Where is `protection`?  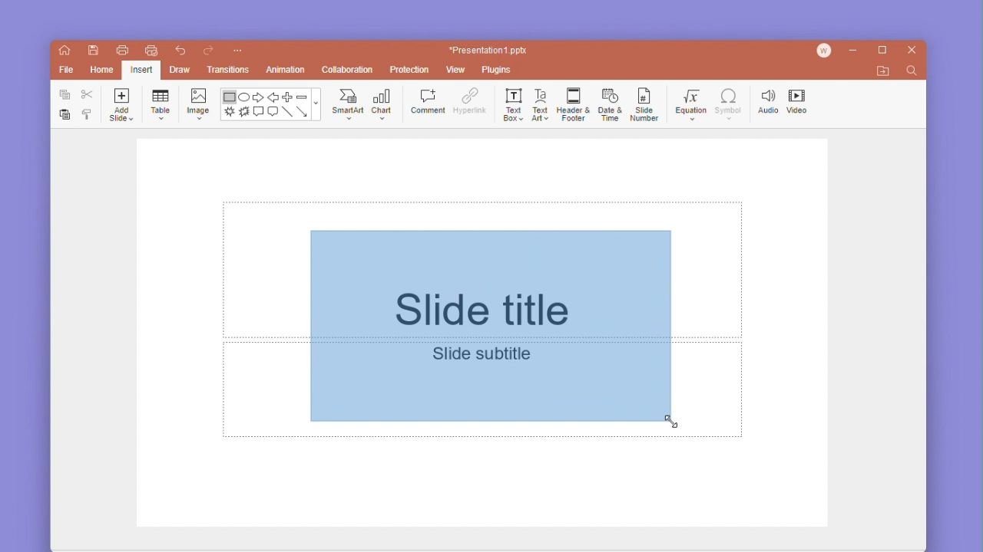 protection is located at coordinates (407, 70).